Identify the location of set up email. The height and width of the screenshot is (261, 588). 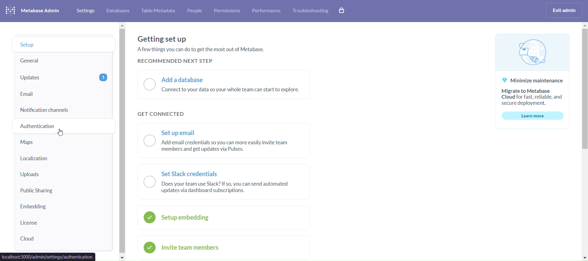
(223, 140).